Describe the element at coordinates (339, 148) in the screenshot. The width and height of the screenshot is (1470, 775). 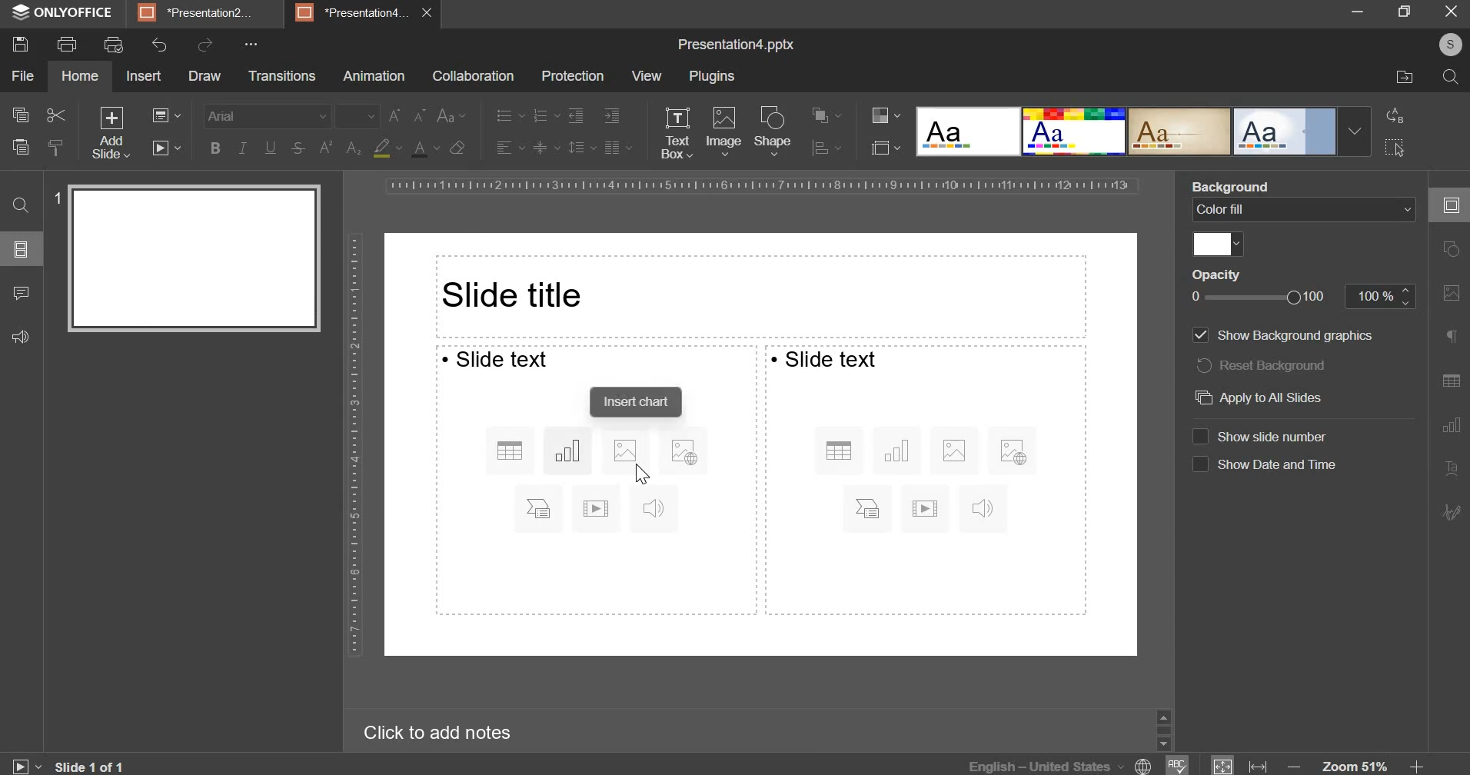
I see `subscript & superscript` at that location.